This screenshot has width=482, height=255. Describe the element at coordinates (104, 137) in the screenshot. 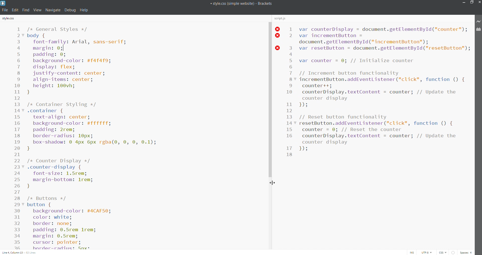

I see `style.css editor` at that location.